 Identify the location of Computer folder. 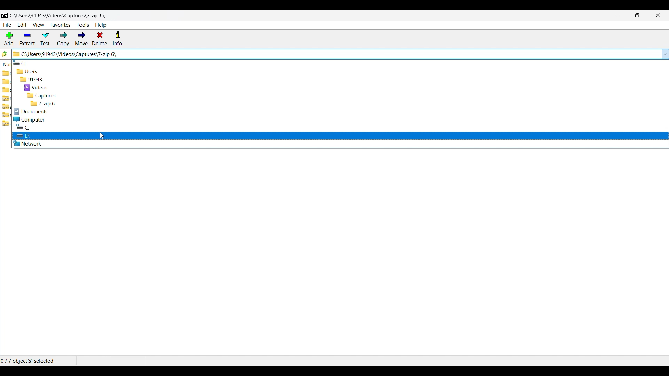
(340, 119).